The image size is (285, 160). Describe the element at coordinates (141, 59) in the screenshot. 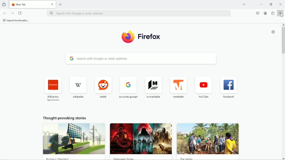

I see `search bar` at that location.